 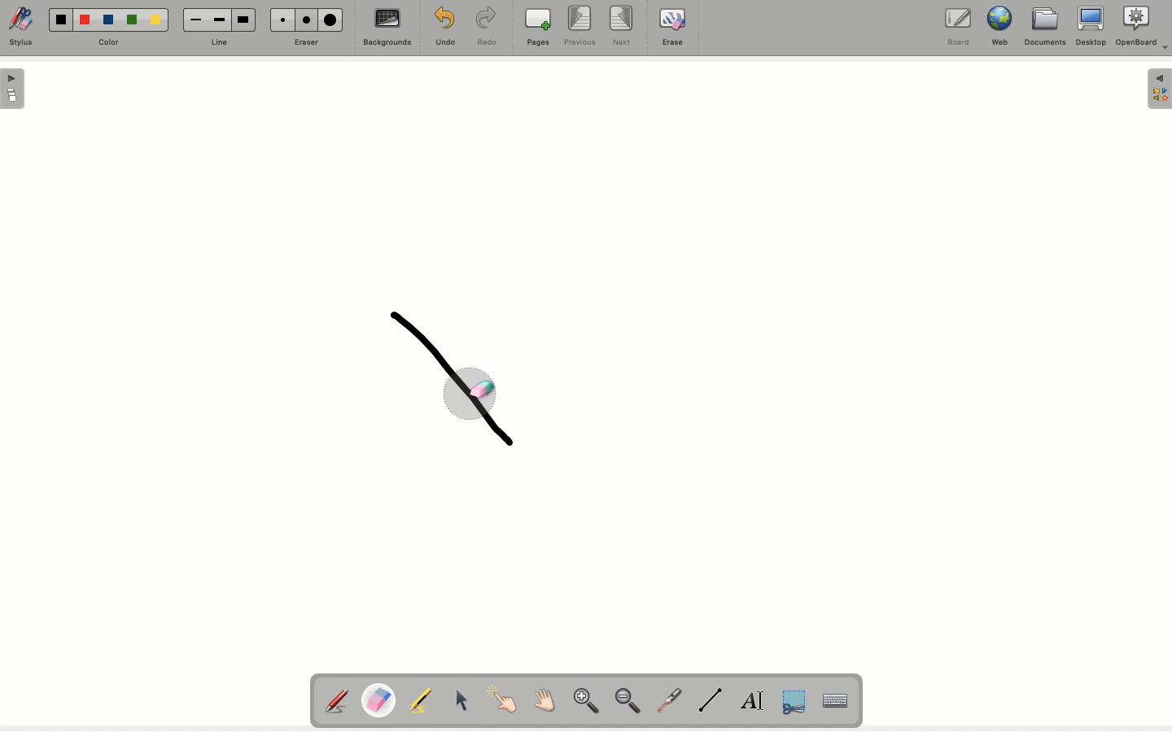 I want to click on Medium, so click(x=308, y=20).